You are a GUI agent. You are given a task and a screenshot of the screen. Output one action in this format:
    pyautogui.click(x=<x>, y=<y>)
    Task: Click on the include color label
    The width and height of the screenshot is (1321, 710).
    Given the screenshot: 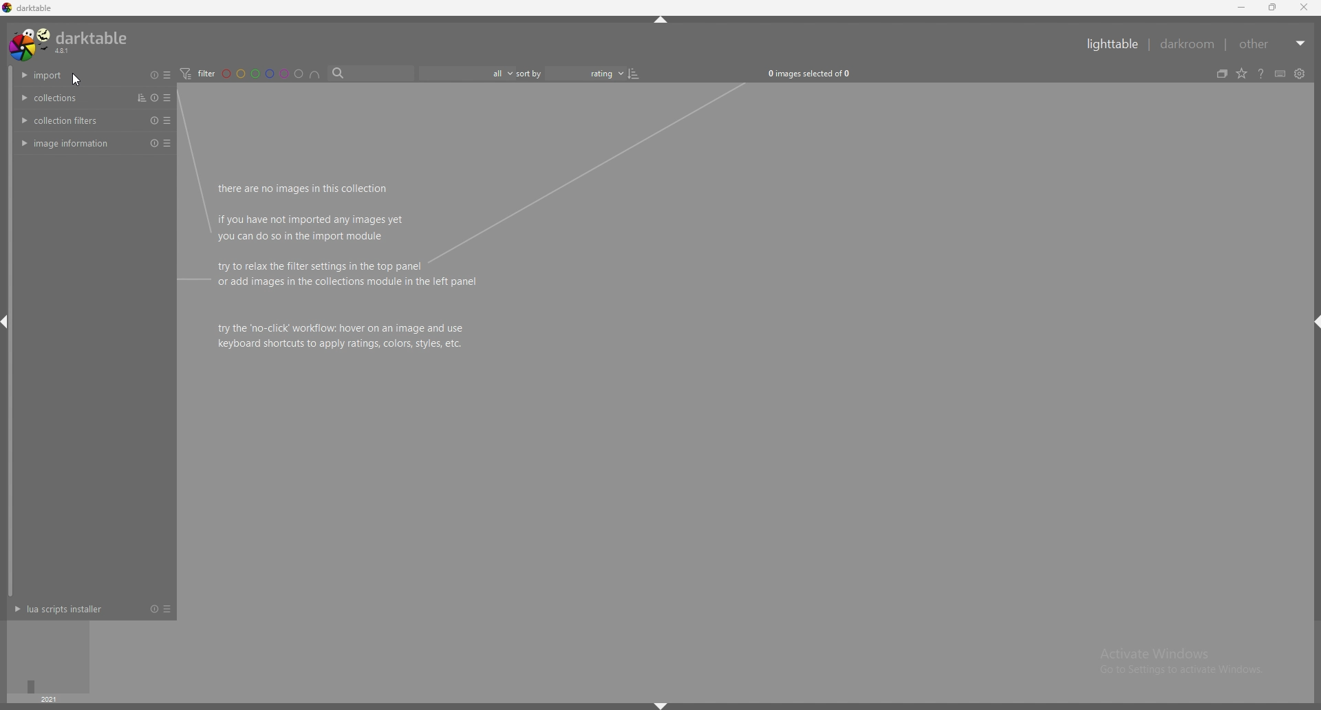 What is the action you would take?
    pyautogui.click(x=315, y=74)
    